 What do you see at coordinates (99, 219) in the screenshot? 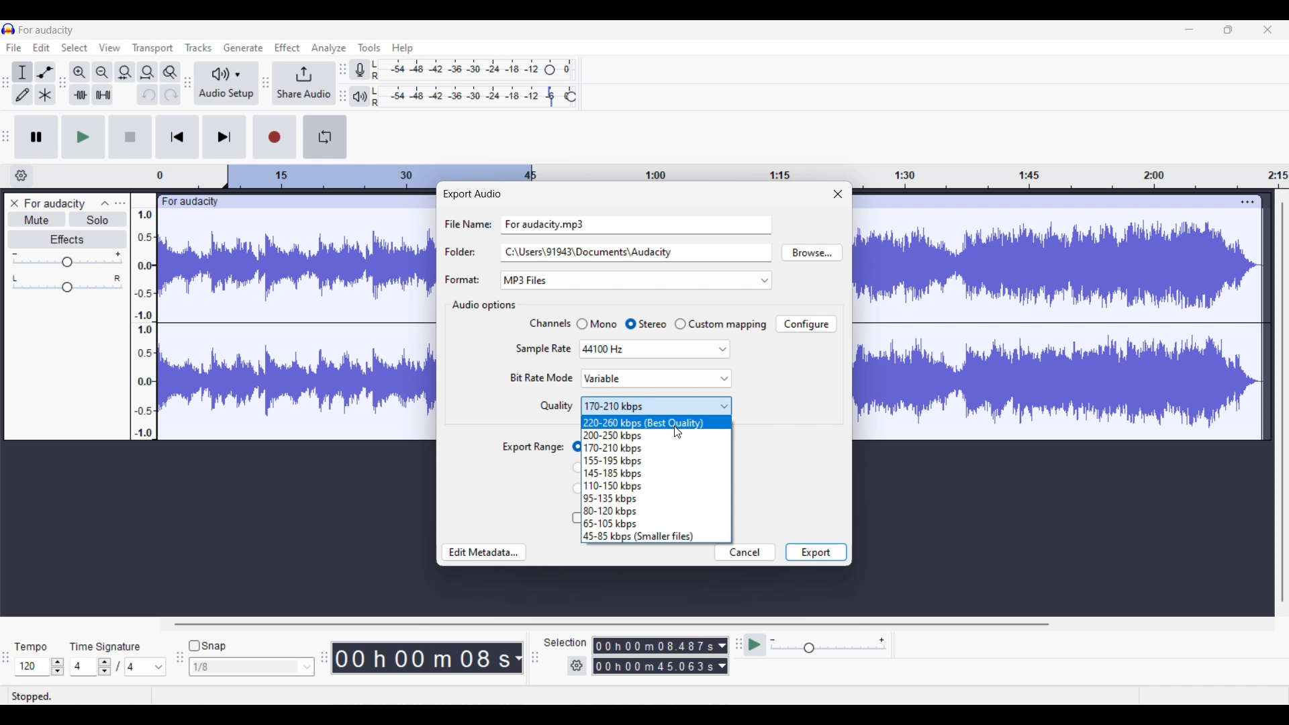
I see `Solo` at bounding box center [99, 219].